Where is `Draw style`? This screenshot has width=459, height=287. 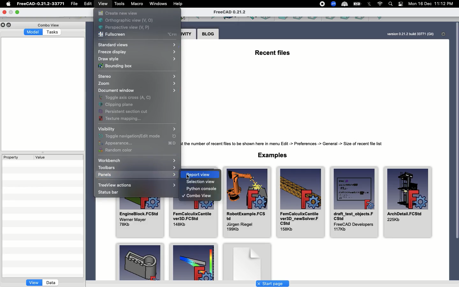
Draw style is located at coordinates (136, 59).